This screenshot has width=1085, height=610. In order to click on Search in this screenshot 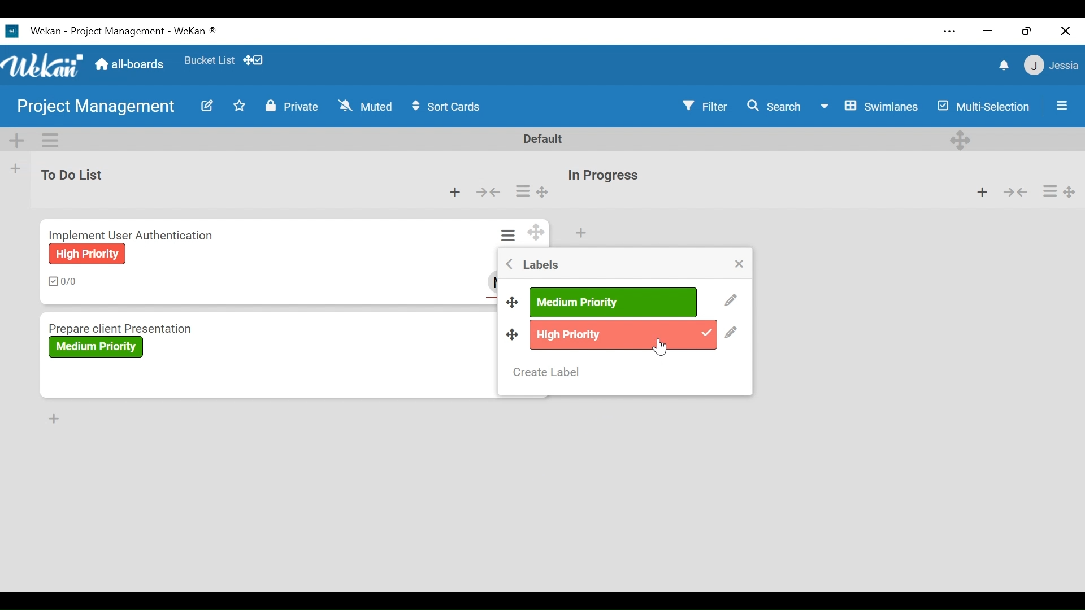, I will do `click(771, 106)`.